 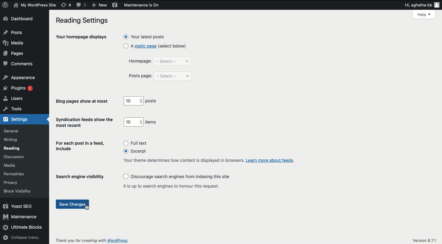 What do you see at coordinates (15, 99) in the screenshot?
I see `users` at bounding box center [15, 99].